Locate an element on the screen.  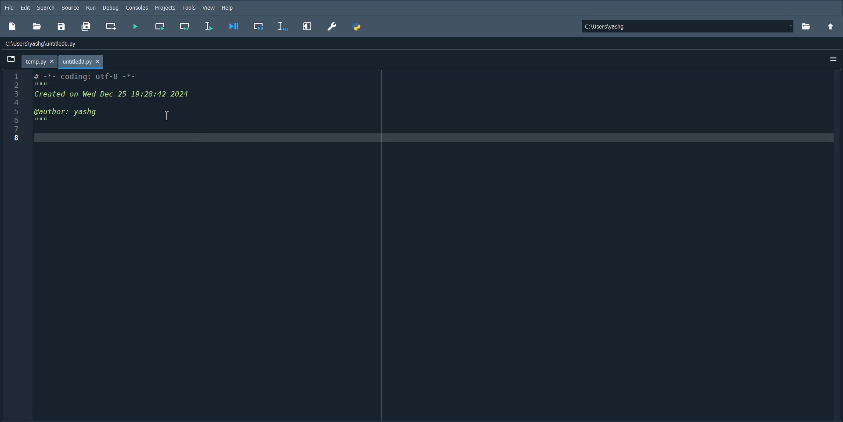
Debug is located at coordinates (111, 7).